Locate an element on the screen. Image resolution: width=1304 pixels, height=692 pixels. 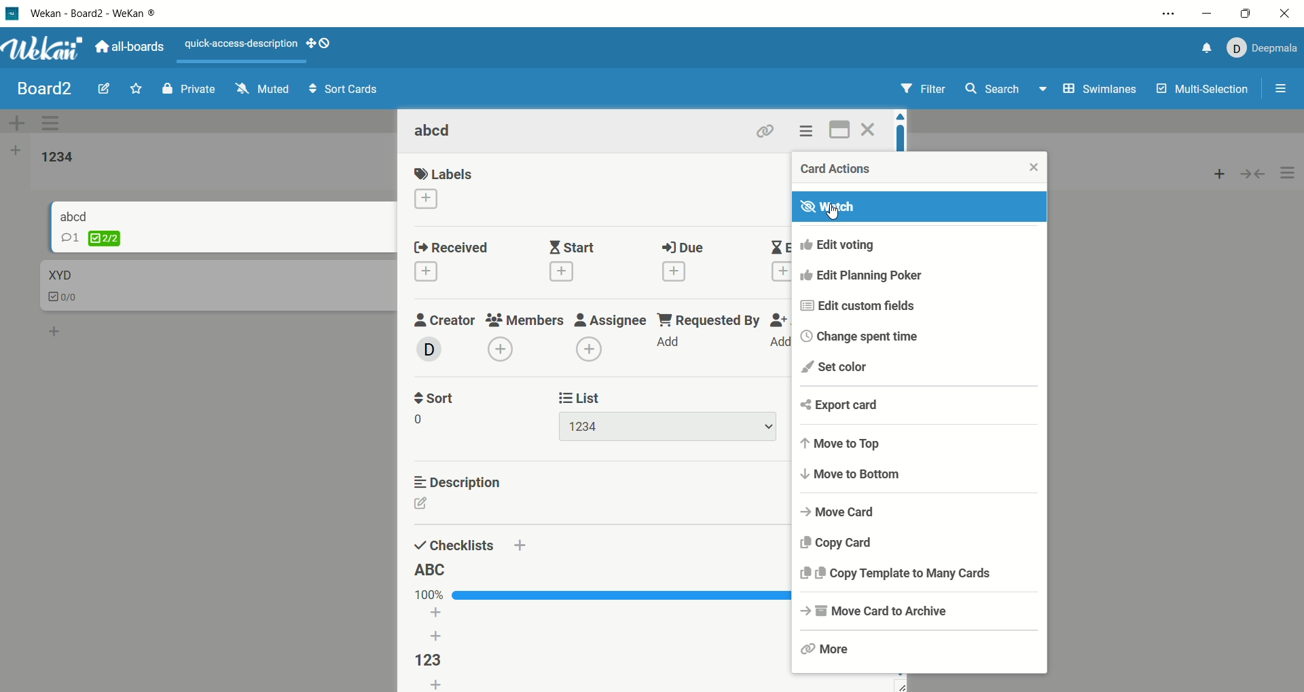
change spent time is located at coordinates (920, 337).